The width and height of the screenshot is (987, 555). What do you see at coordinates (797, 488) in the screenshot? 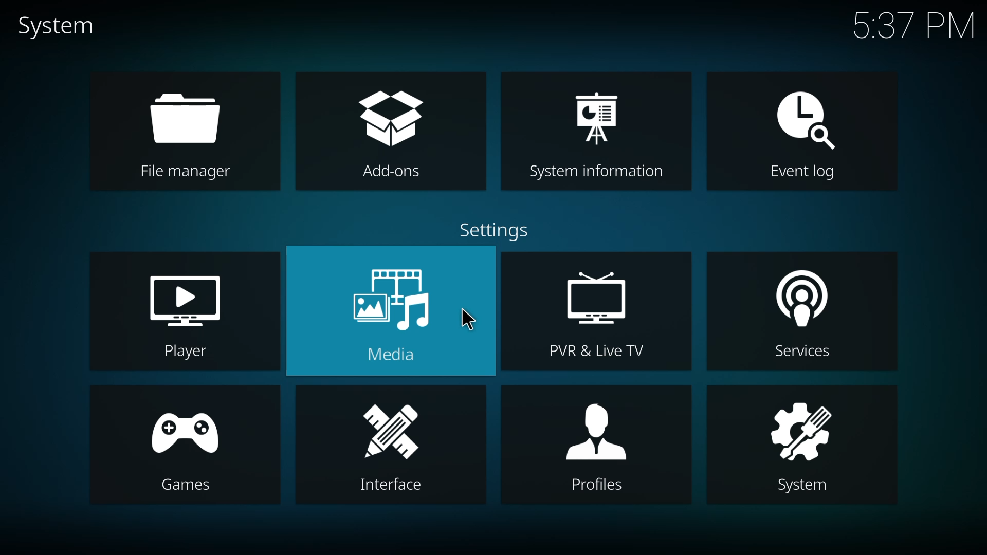
I see `System` at bounding box center [797, 488].